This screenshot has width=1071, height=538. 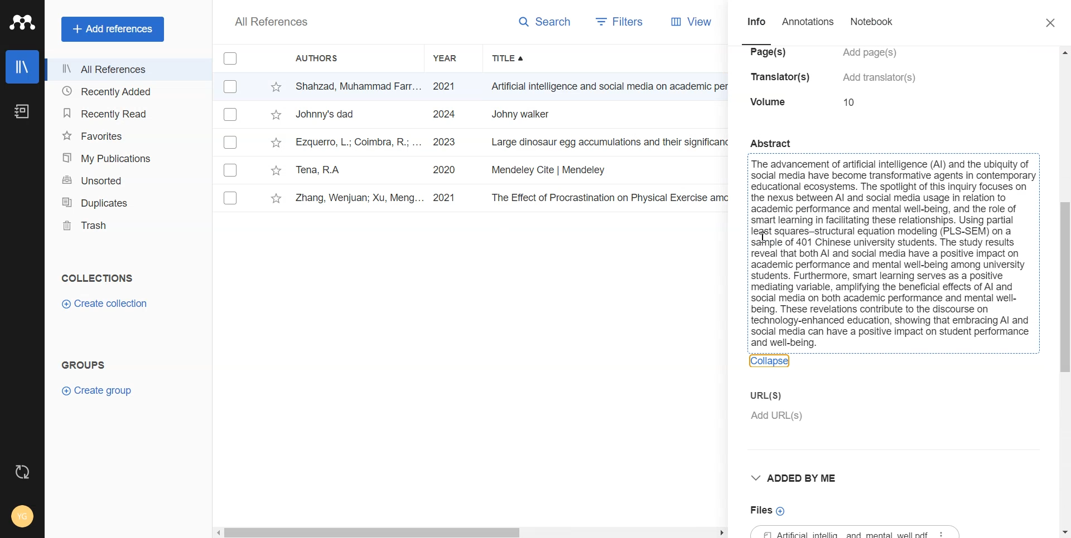 What do you see at coordinates (230, 59) in the screenshot?
I see `Checkmarks` at bounding box center [230, 59].